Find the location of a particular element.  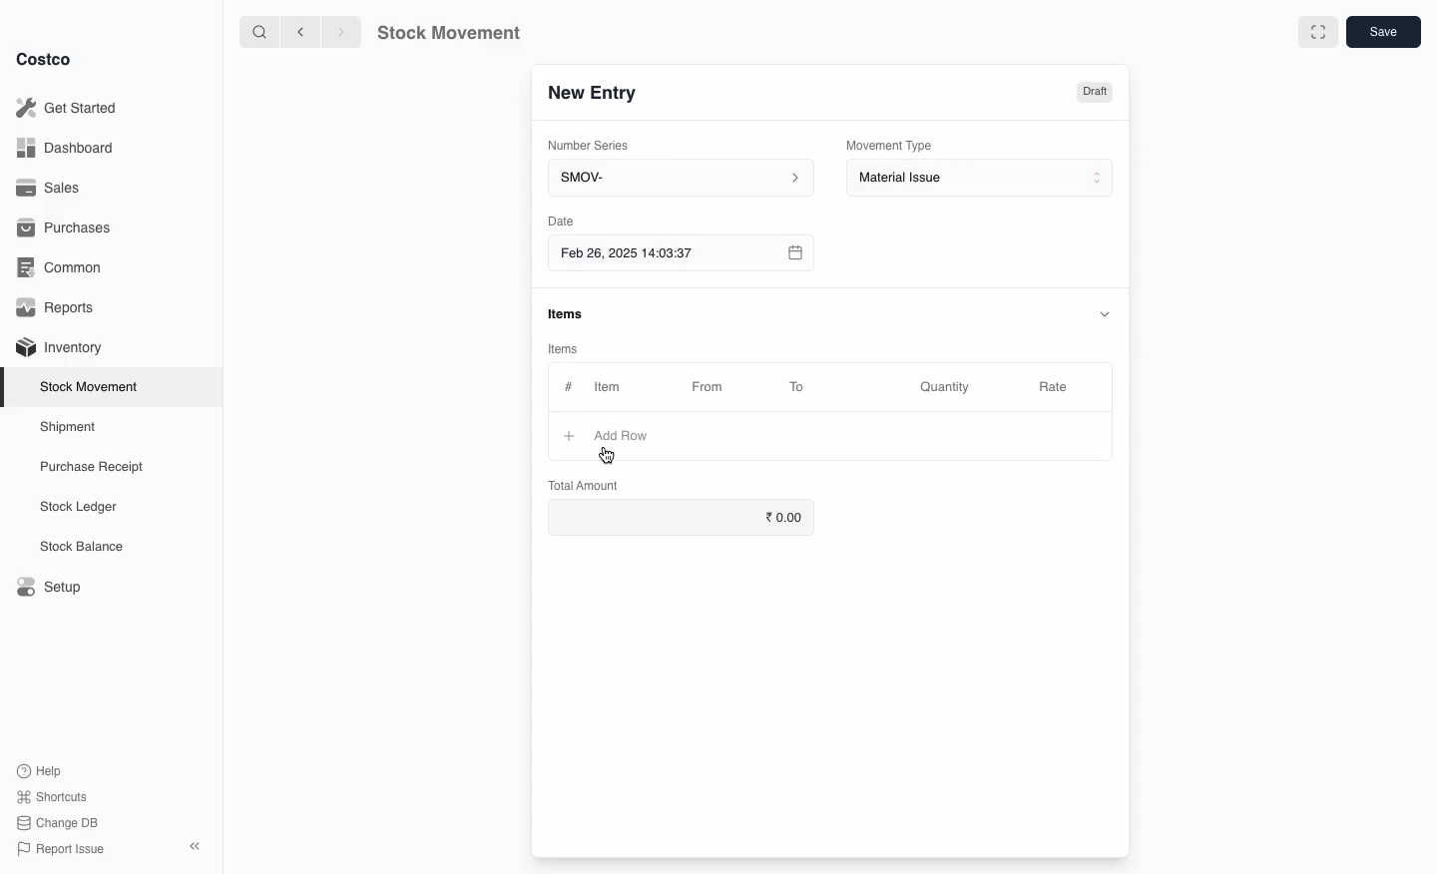

Total Amount is located at coordinates (585, 485).